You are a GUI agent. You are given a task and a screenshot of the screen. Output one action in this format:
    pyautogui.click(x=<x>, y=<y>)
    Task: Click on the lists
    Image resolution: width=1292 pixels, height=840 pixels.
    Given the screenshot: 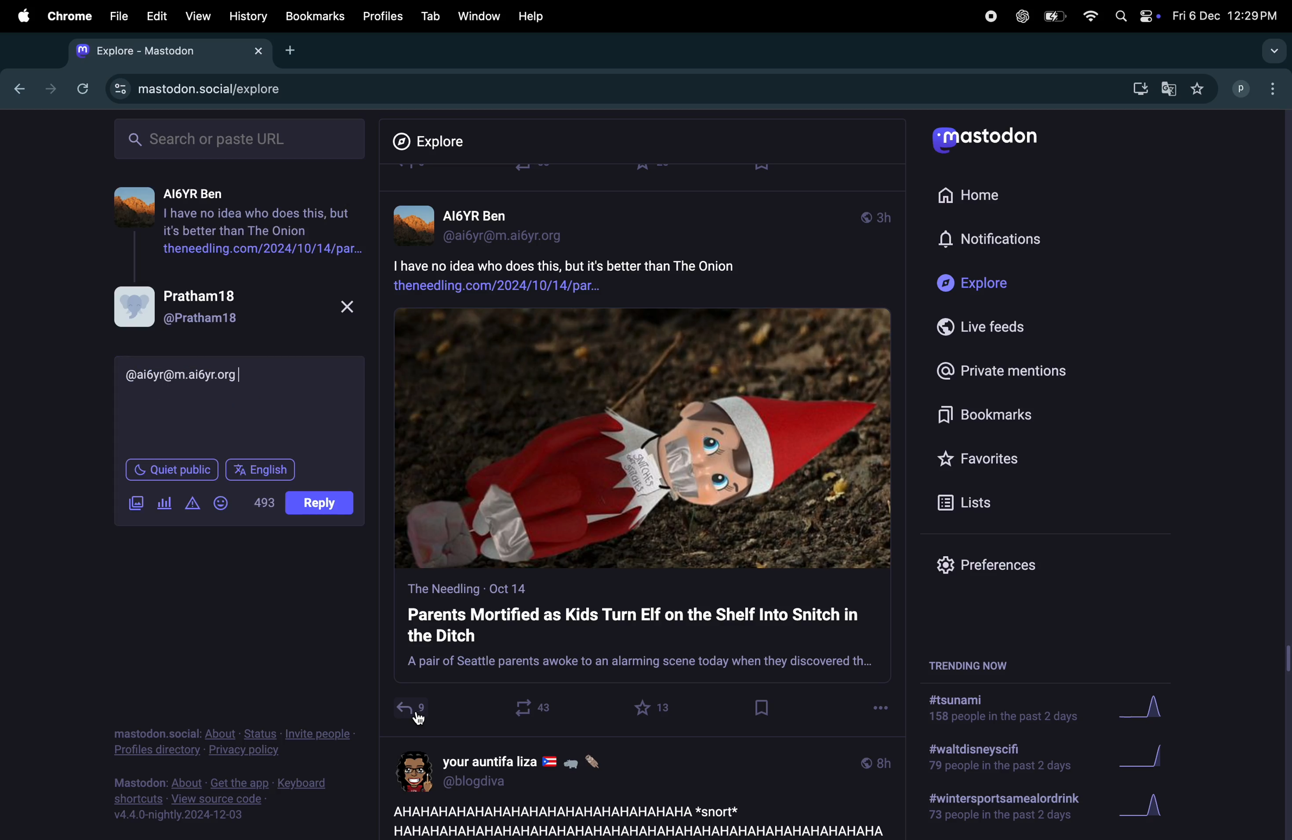 What is the action you would take?
    pyautogui.click(x=970, y=502)
    